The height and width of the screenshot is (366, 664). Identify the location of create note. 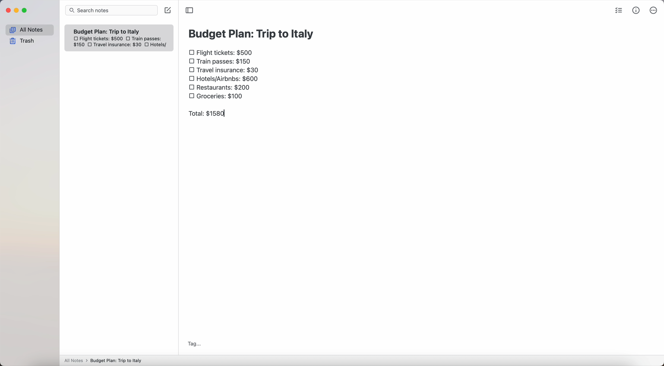
(167, 11).